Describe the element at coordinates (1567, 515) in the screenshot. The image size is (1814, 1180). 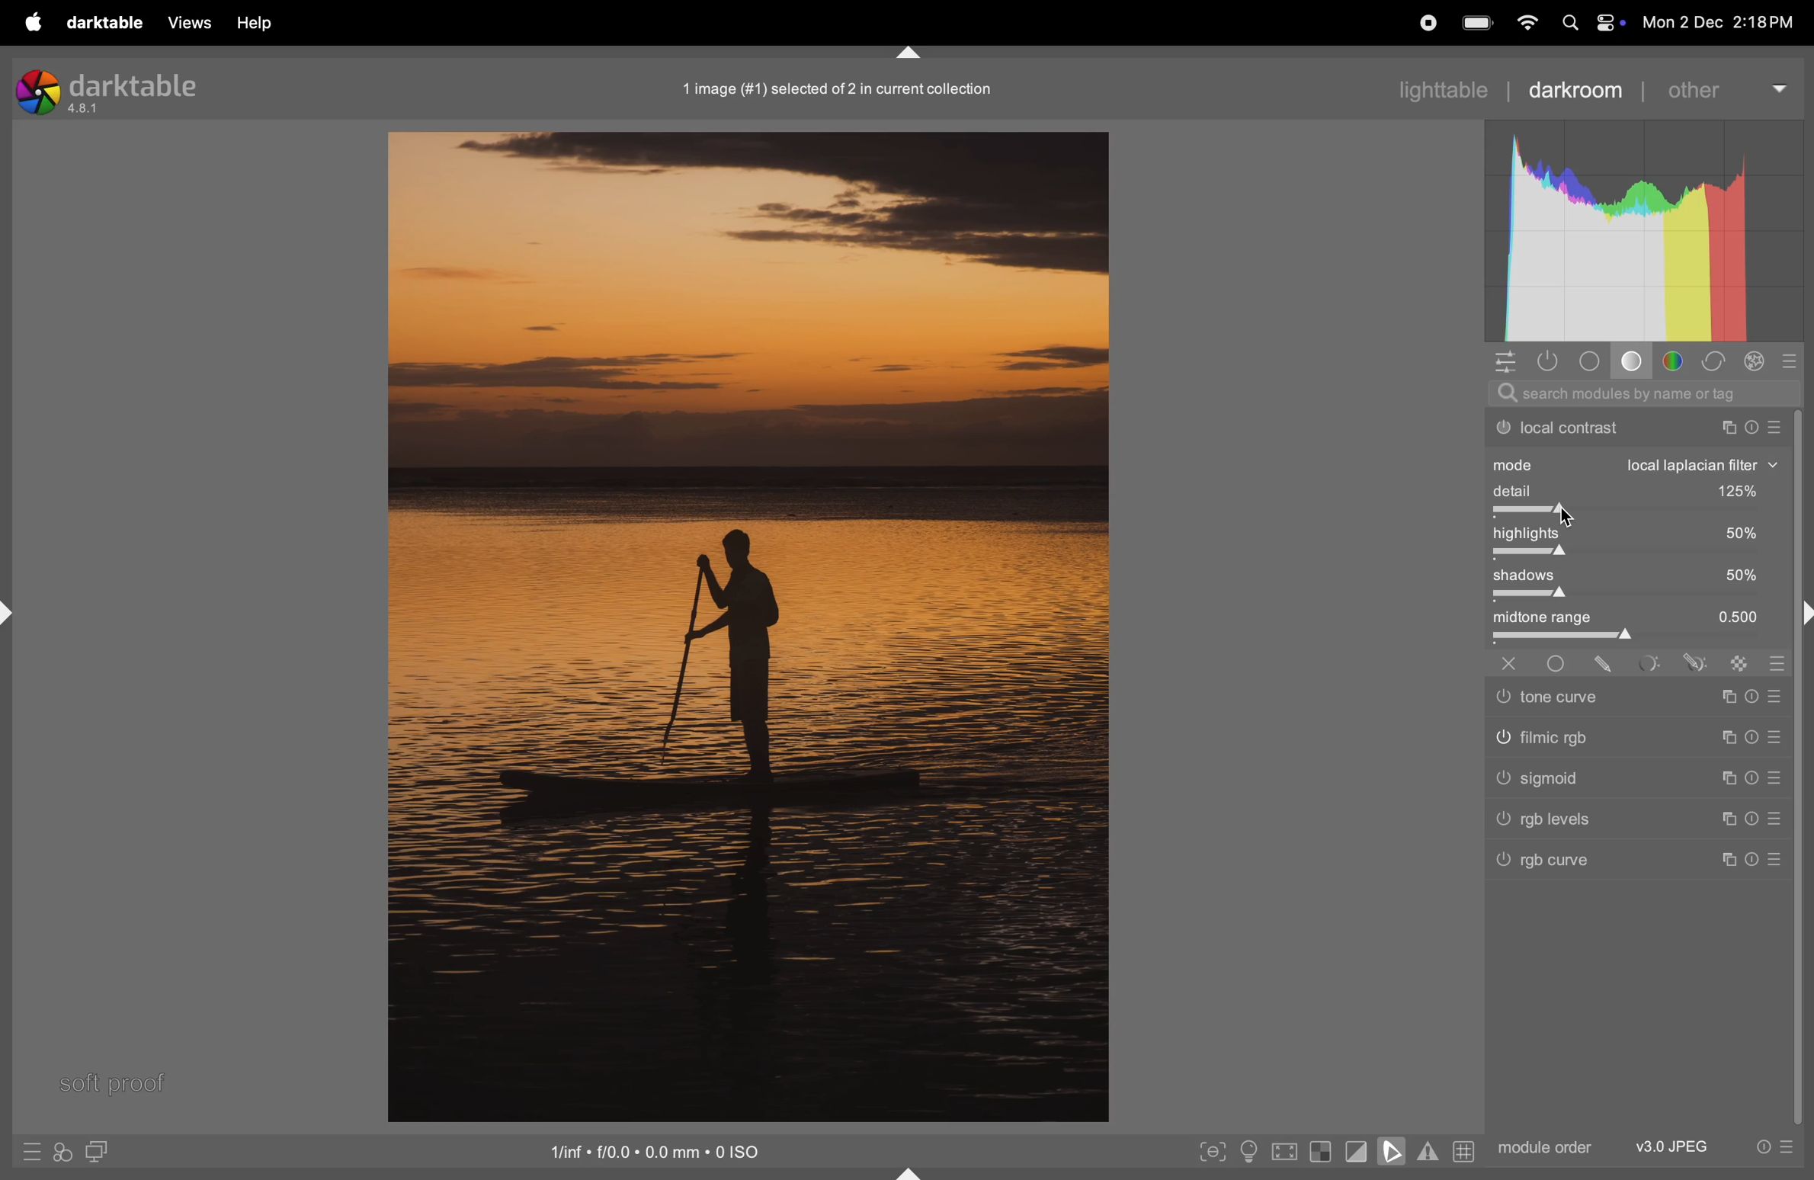
I see `` at that location.